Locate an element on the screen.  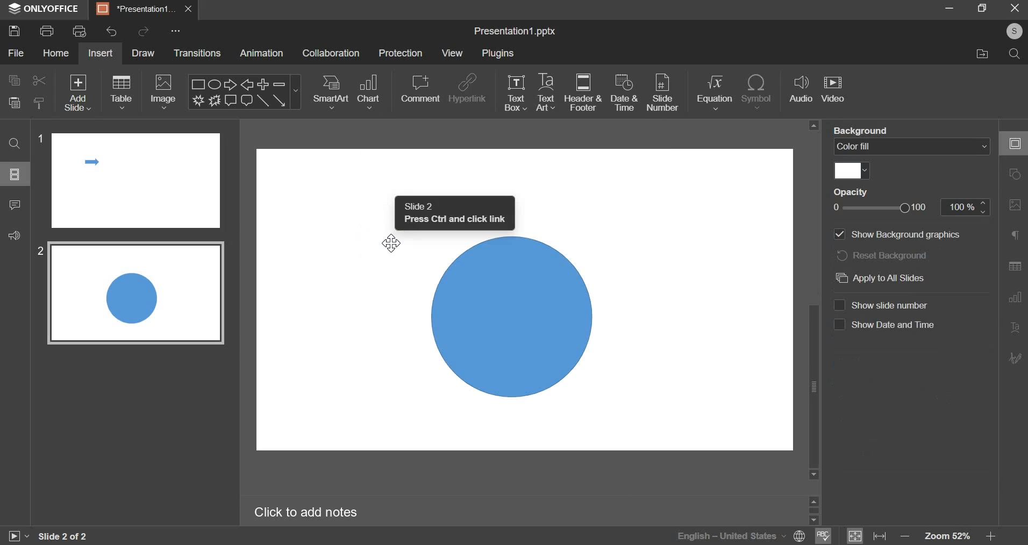
table is located at coordinates (121, 92).